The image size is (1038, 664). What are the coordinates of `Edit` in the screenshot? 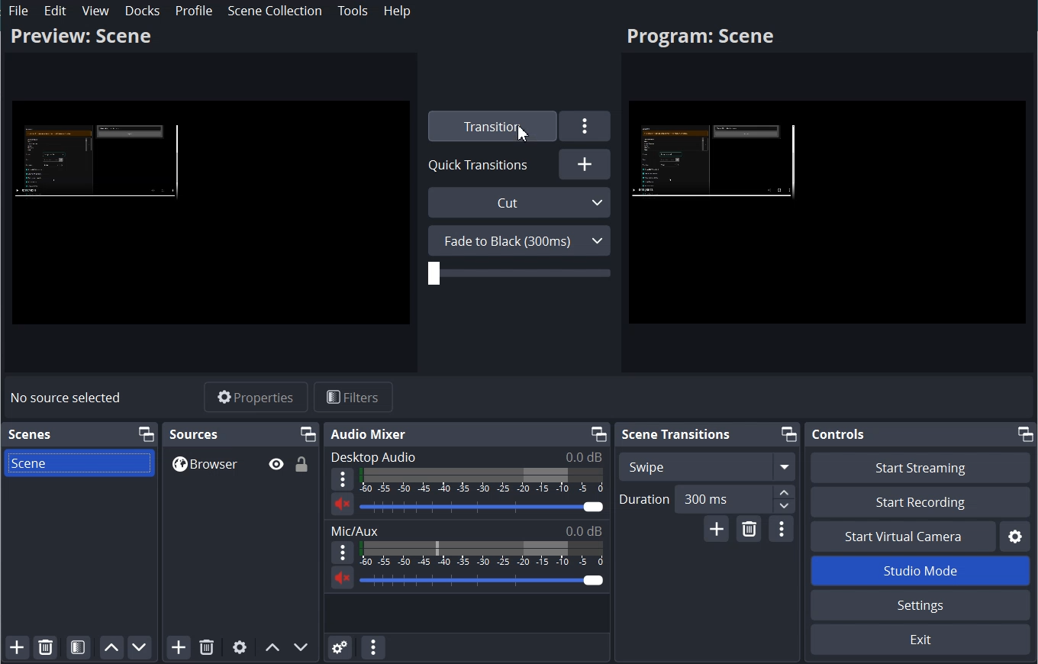 It's located at (56, 11).